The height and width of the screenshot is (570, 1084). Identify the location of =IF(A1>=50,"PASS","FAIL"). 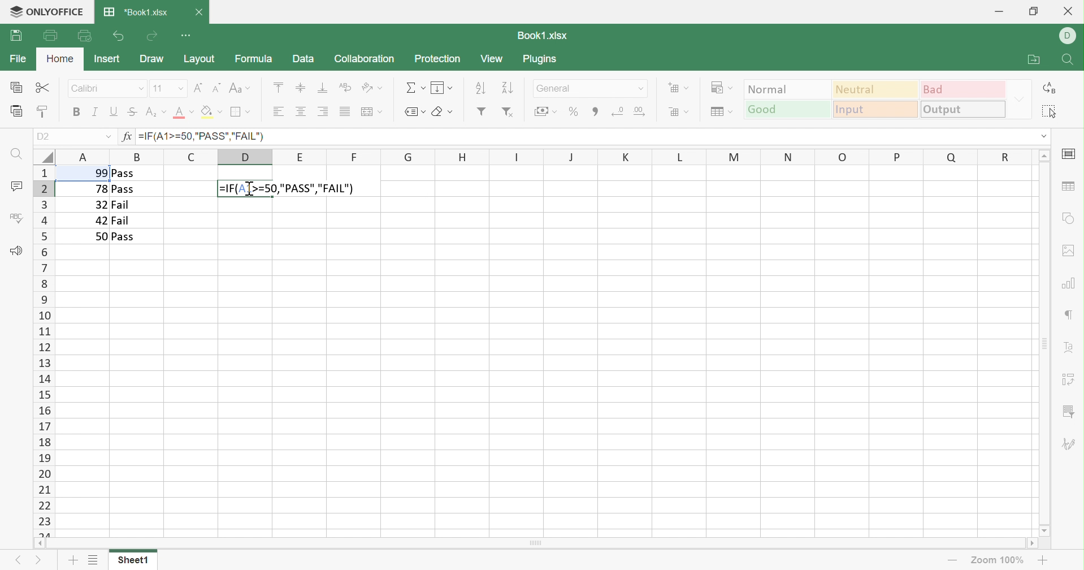
(202, 137).